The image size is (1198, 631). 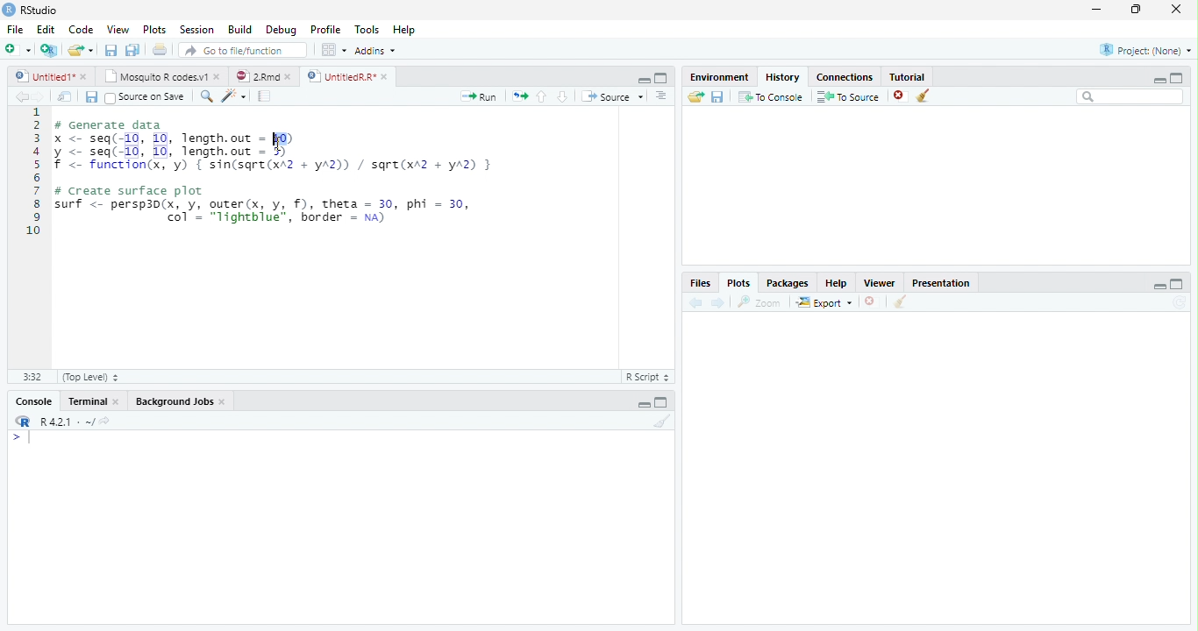 I want to click on New line, so click(x=21, y=440).